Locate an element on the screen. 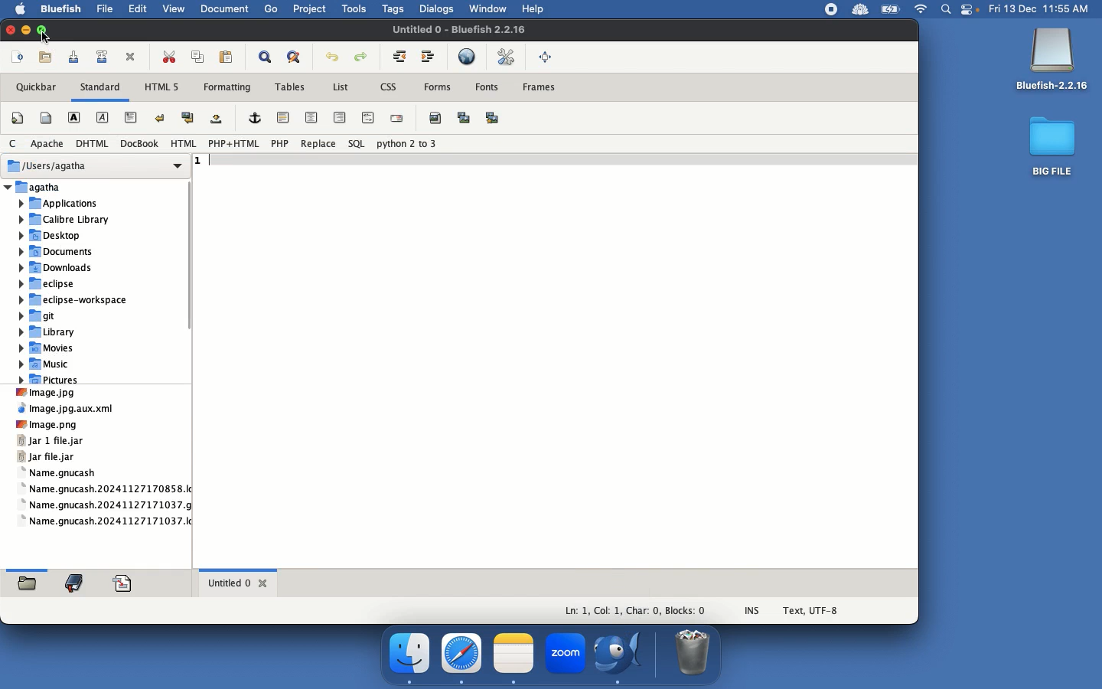  Indent is located at coordinates (429, 57).